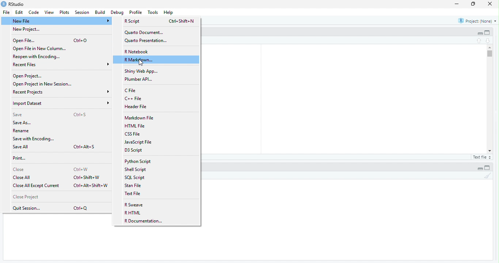 Image resolution: width=499 pixels, height=263 pixels. Describe the element at coordinates (132, 91) in the screenshot. I see `C File` at that location.